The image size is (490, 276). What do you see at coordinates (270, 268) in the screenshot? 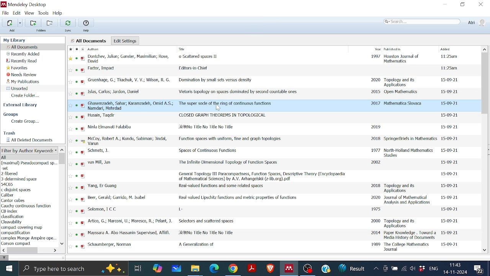
I see `Brave browser` at bounding box center [270, 268].